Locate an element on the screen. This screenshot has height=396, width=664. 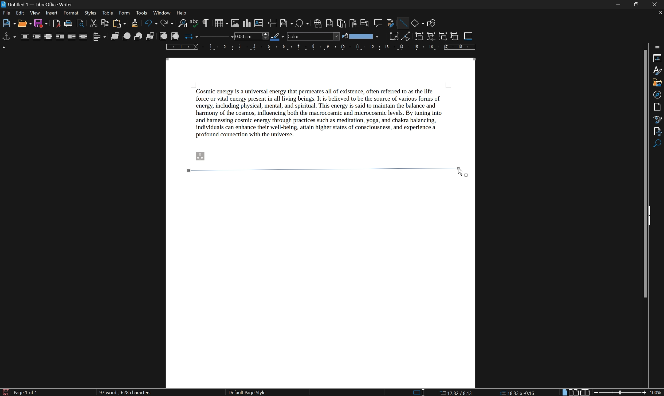
spell checking is located at coordinates (194, 23).